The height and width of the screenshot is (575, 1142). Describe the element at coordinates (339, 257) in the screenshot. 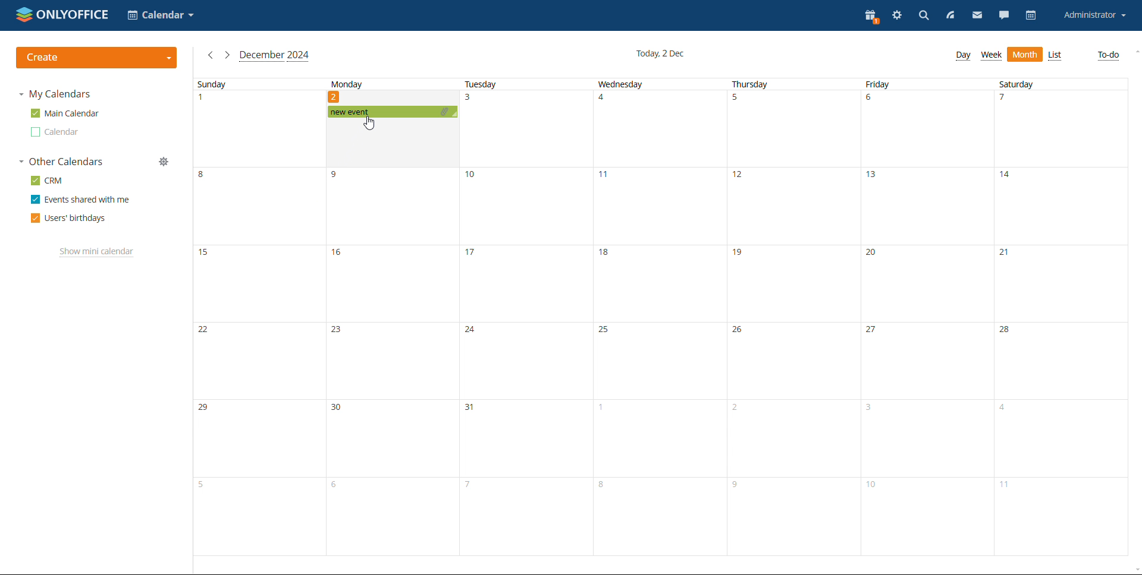

I see `16` at that location.